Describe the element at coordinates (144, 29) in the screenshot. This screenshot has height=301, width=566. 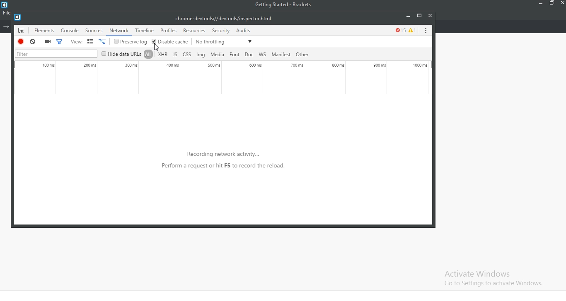
I see `timeline` at that location.